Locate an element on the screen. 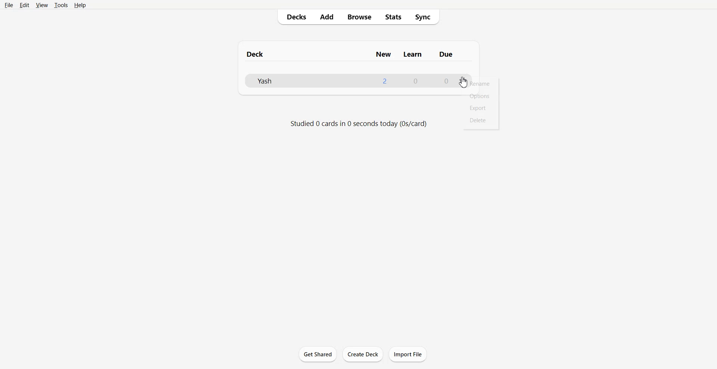 The image size is (717, 369). Help is located at coordinates (81, 6).